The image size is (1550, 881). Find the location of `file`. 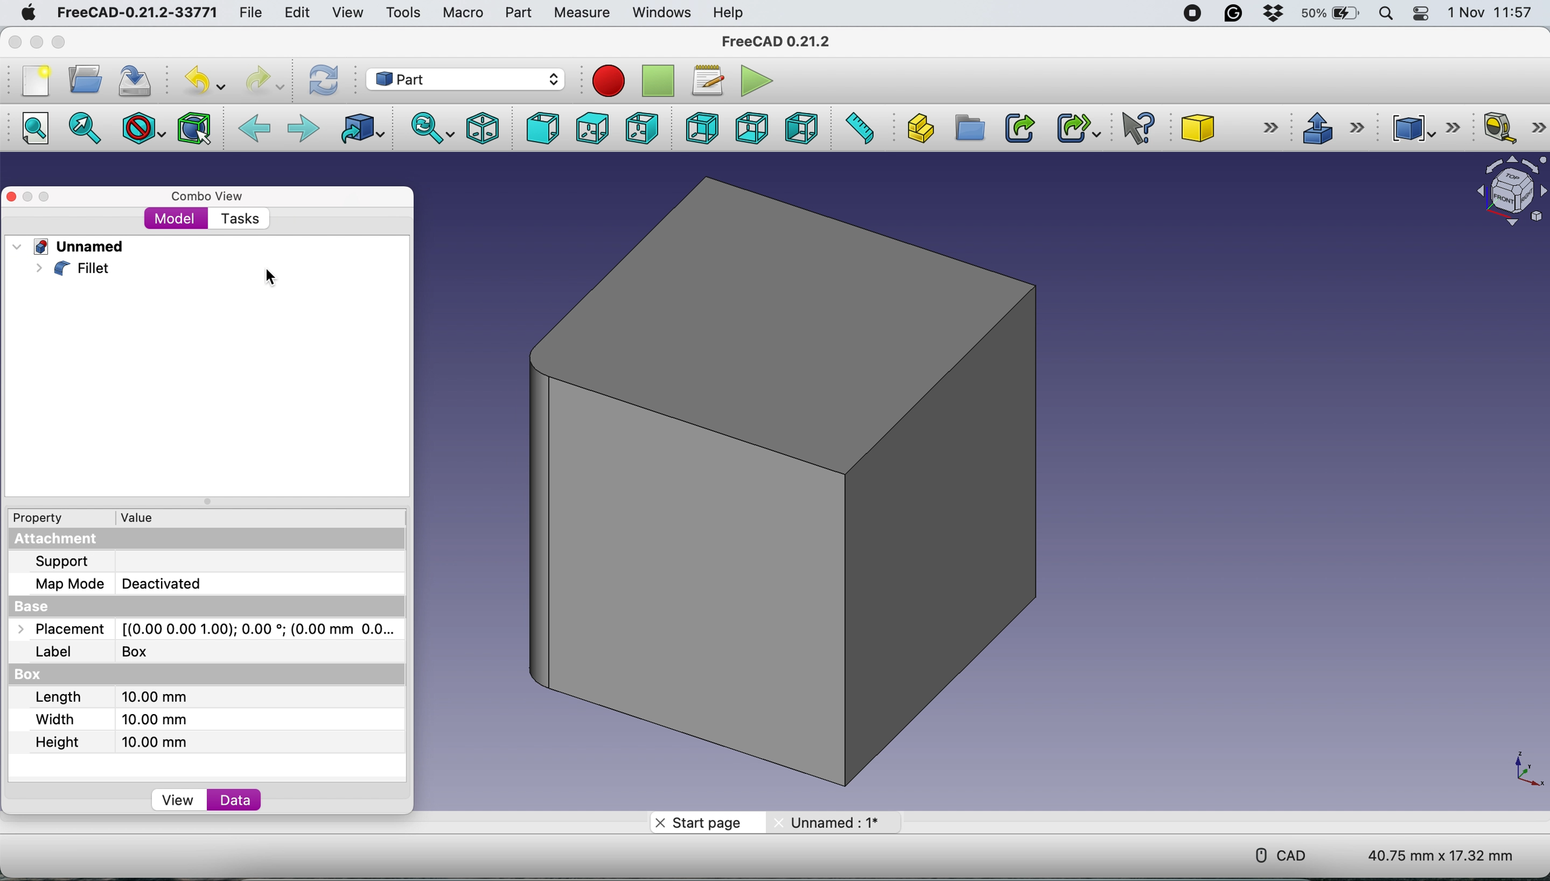

file is located at coordinates (251, 10).